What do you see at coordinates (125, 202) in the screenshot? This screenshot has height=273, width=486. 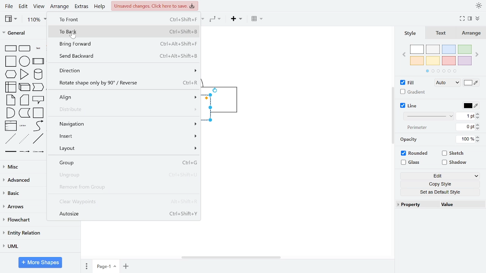 I see `clear waypoints` at bounding box center [125, 202].